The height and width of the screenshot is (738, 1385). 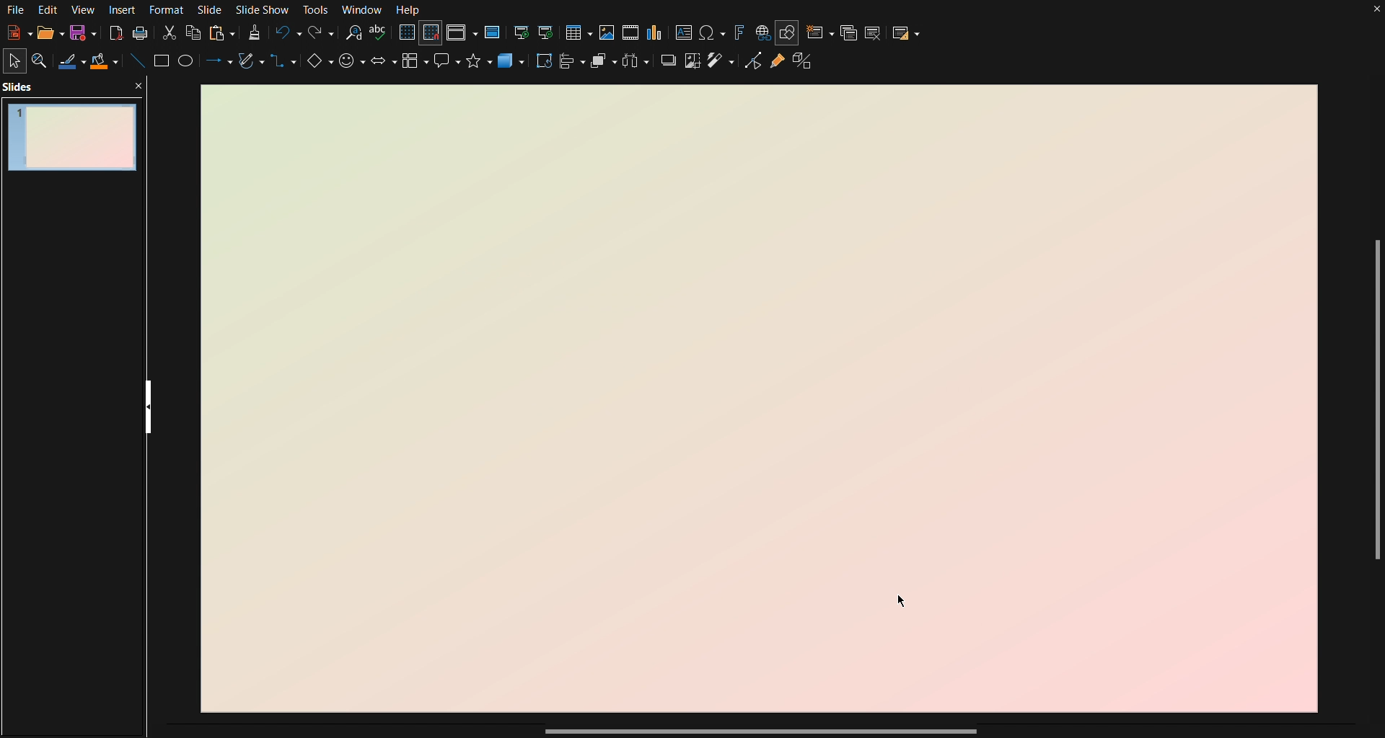 I want to click on Slide Layout, so click(x=907, y=31).